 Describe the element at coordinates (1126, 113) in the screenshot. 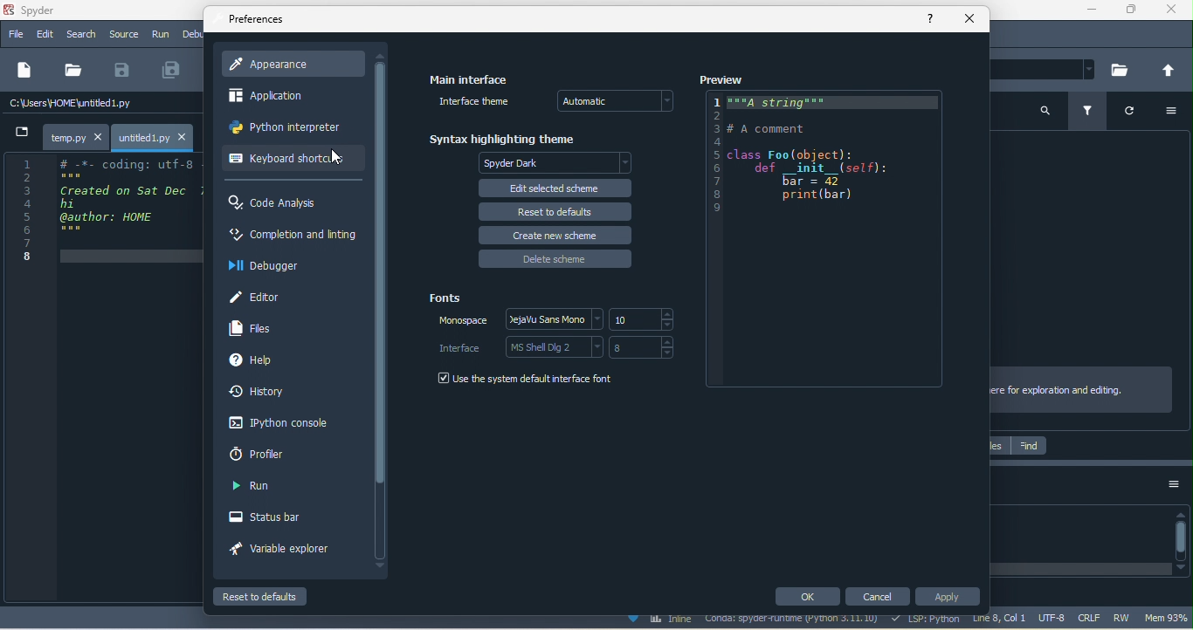

I see `refresh` at that location.